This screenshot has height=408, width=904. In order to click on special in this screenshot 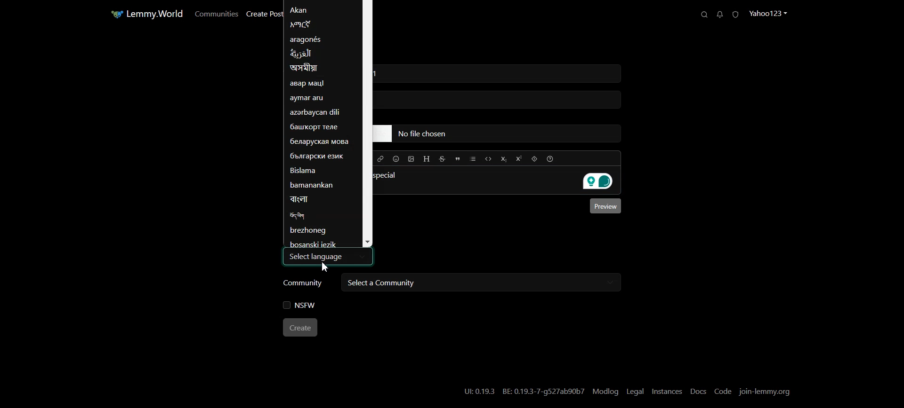, I will do `click(398, 175)`.